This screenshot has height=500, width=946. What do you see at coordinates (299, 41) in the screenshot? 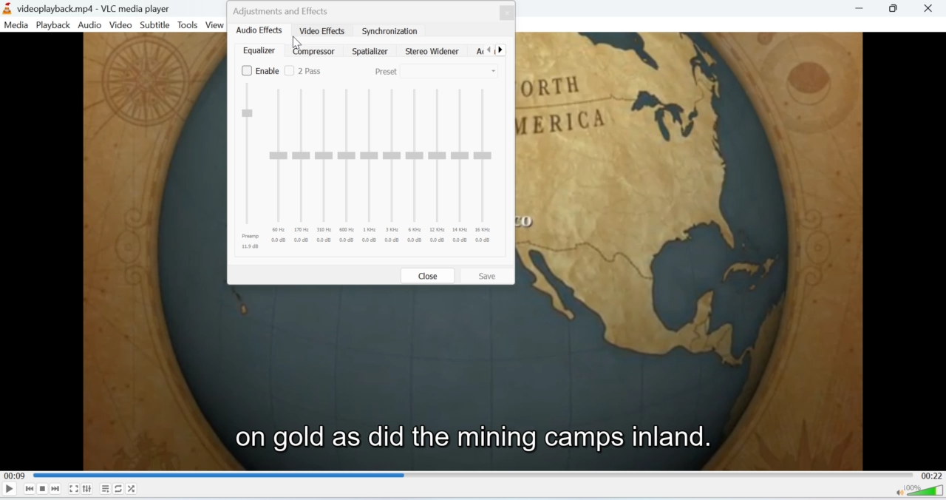
I see `Cursor on video effects` at bounding box center [299, 41].